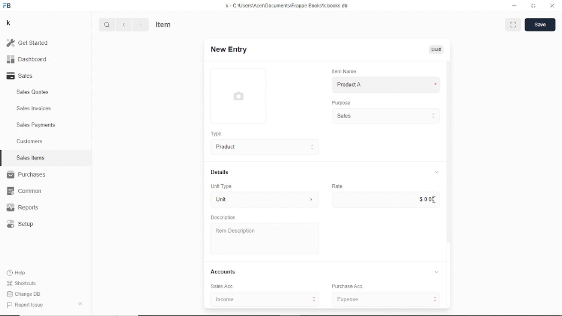  What do you see at coordinates (434, 200) in the screenshot?
I see `Cursor` at bounding box center [434, 200].